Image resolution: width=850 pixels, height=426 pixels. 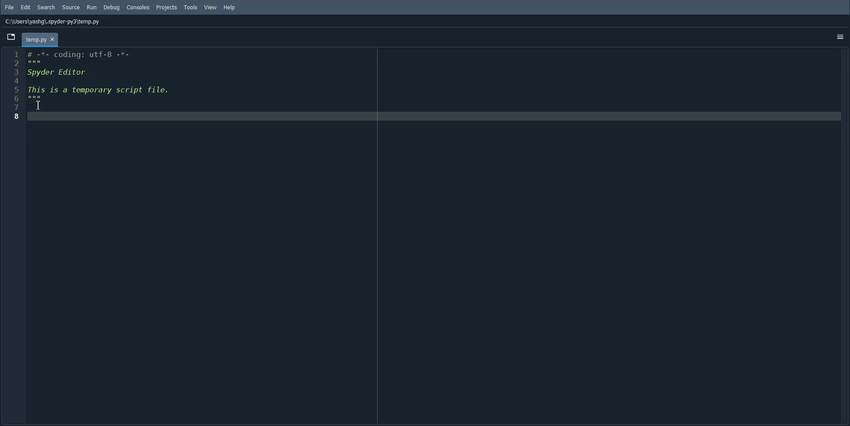 I want to click on Tools, so click(x=192, y=8).